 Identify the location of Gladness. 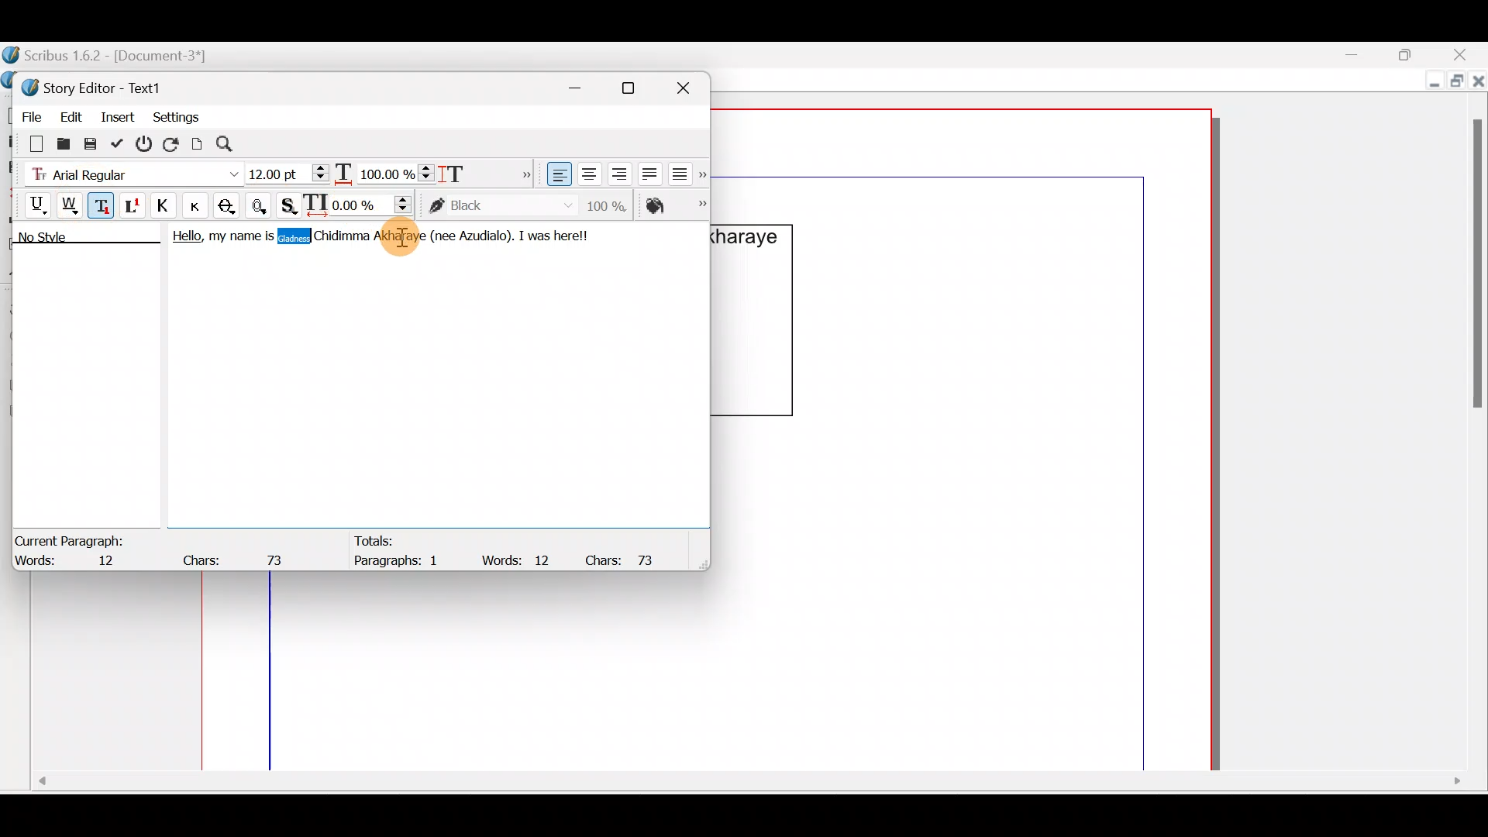
(294, 235).